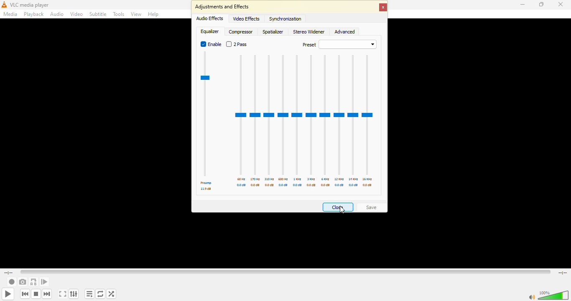 Image resolution: width=571 pixels, height=301 pixels. What do you see at coordinates (74, 294) in the screenshot?
I see `show extended settings` at bounding box center [74, 294].